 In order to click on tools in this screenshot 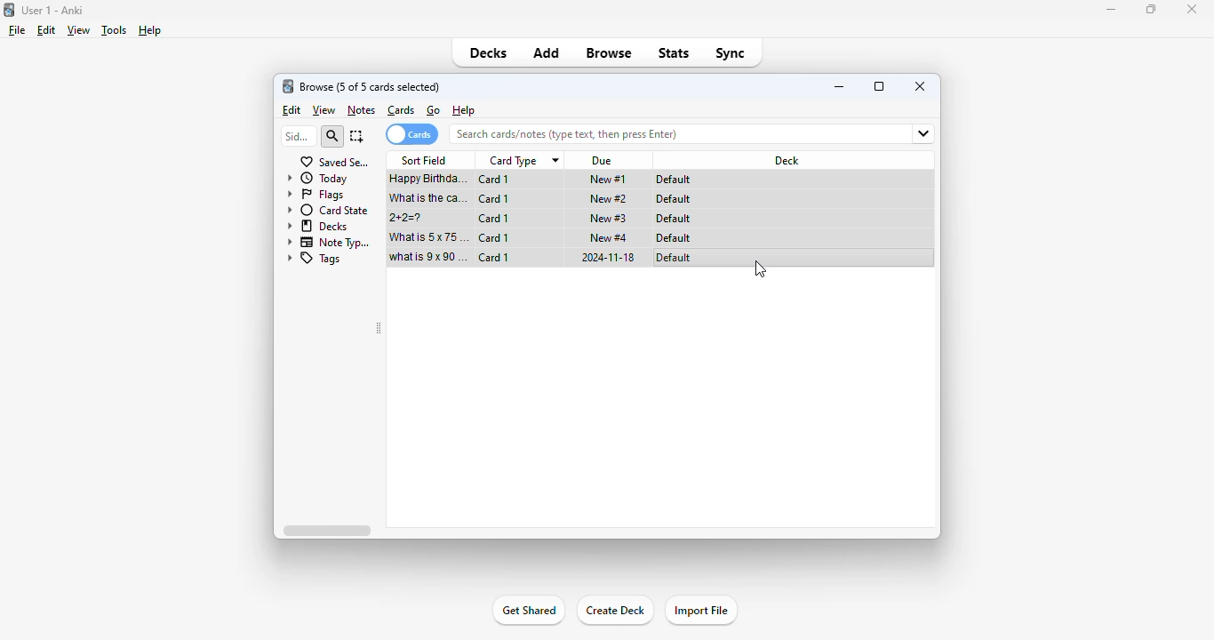, I will do `click(114, 31)`.